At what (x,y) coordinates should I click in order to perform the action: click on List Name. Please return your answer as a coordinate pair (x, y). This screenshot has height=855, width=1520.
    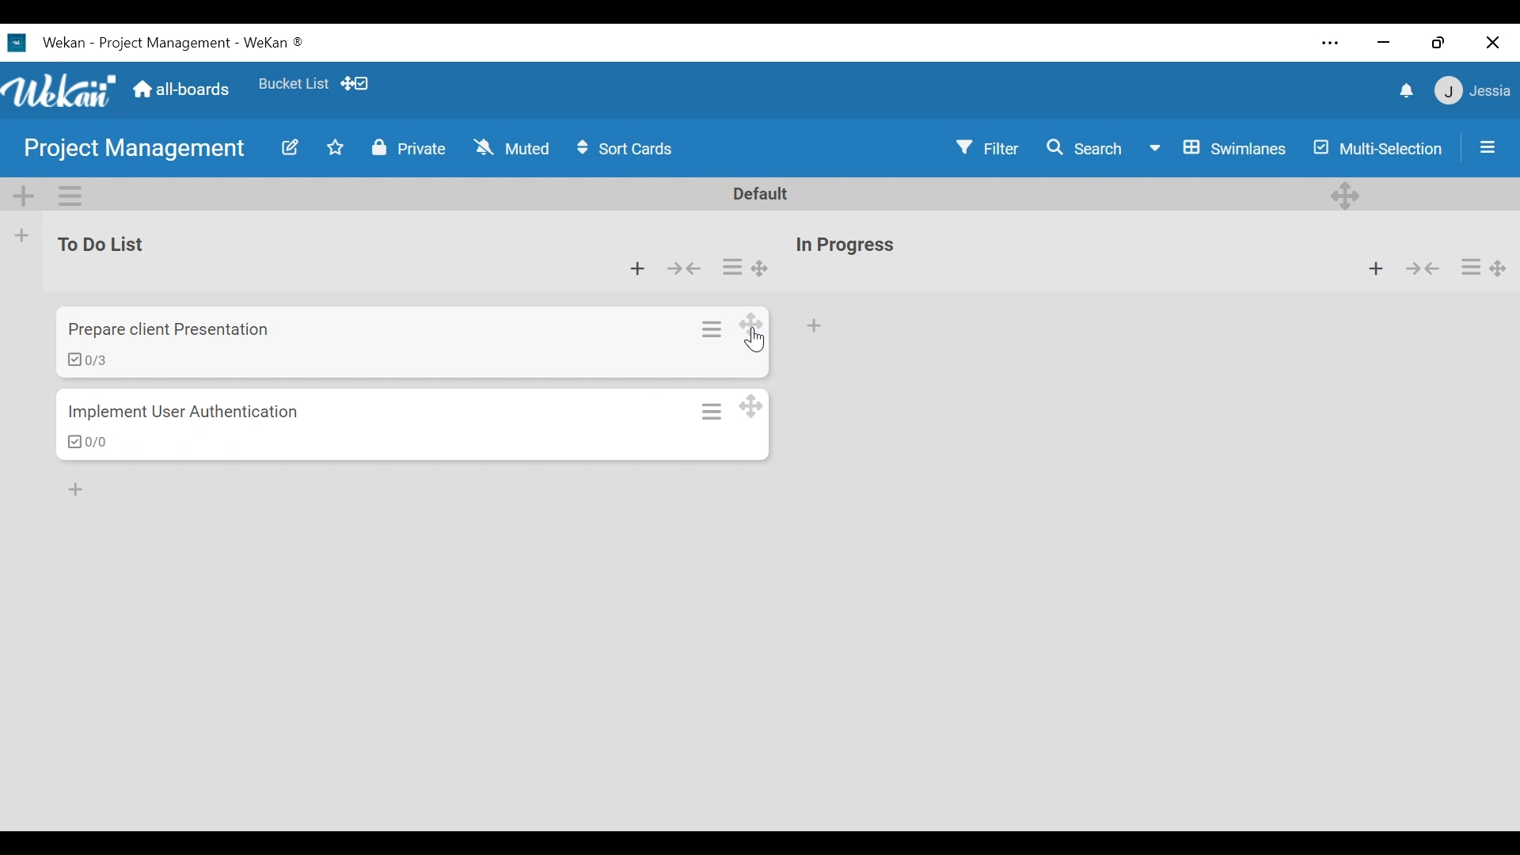
    Looking at the image, I should click on (847, 245).